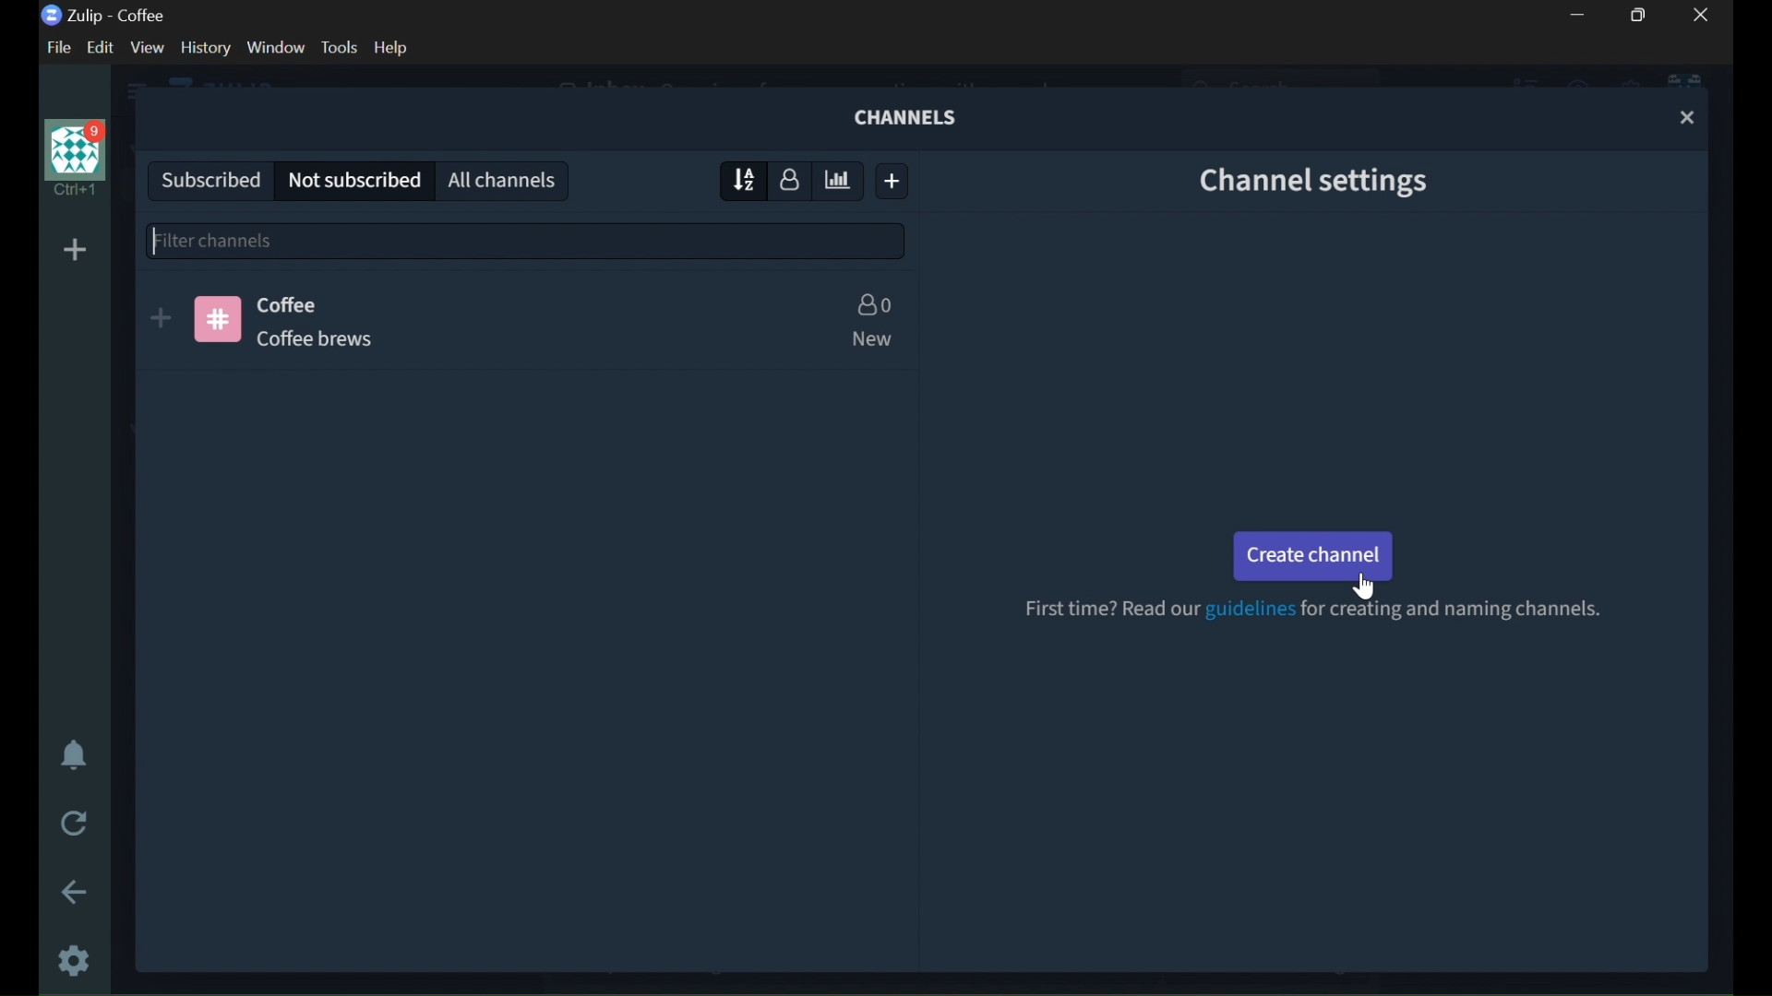 The width and height of the screenshot is (1772, 996). What do you see at coordinates (74, 251) in the screenshot?
I see `ADD ORGANIZER` at bounding box center [74, 251].